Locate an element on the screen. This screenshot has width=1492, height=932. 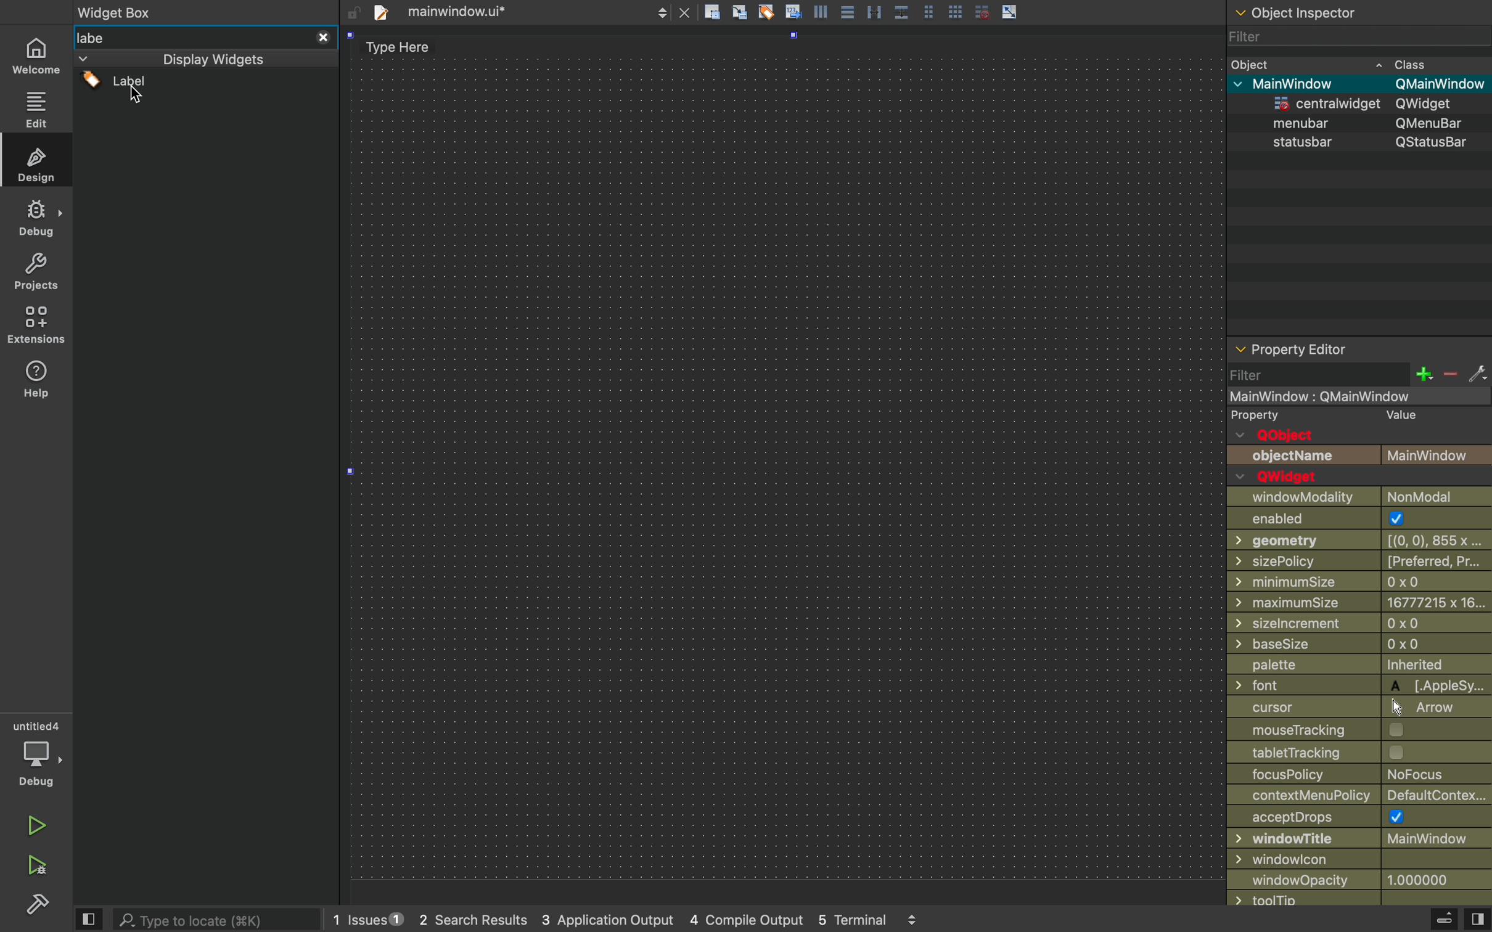
edit is located at coordinates (36, 106).